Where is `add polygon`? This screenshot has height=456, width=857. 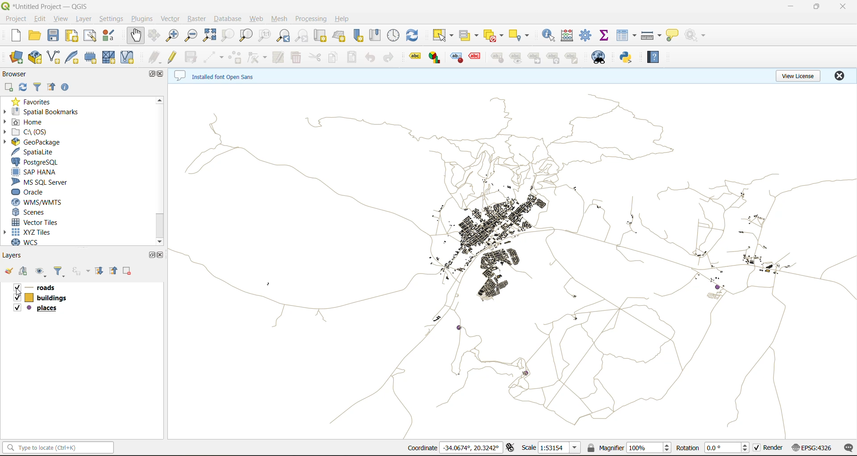 add polygon is located at coordinates (236, 57).